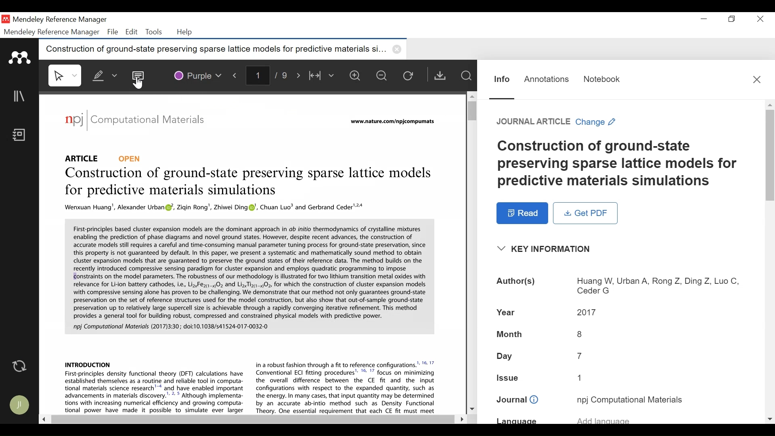  Describe the element at coordinates (20, 58) in the screenshot. I see `Mendeley Logo` at that location.